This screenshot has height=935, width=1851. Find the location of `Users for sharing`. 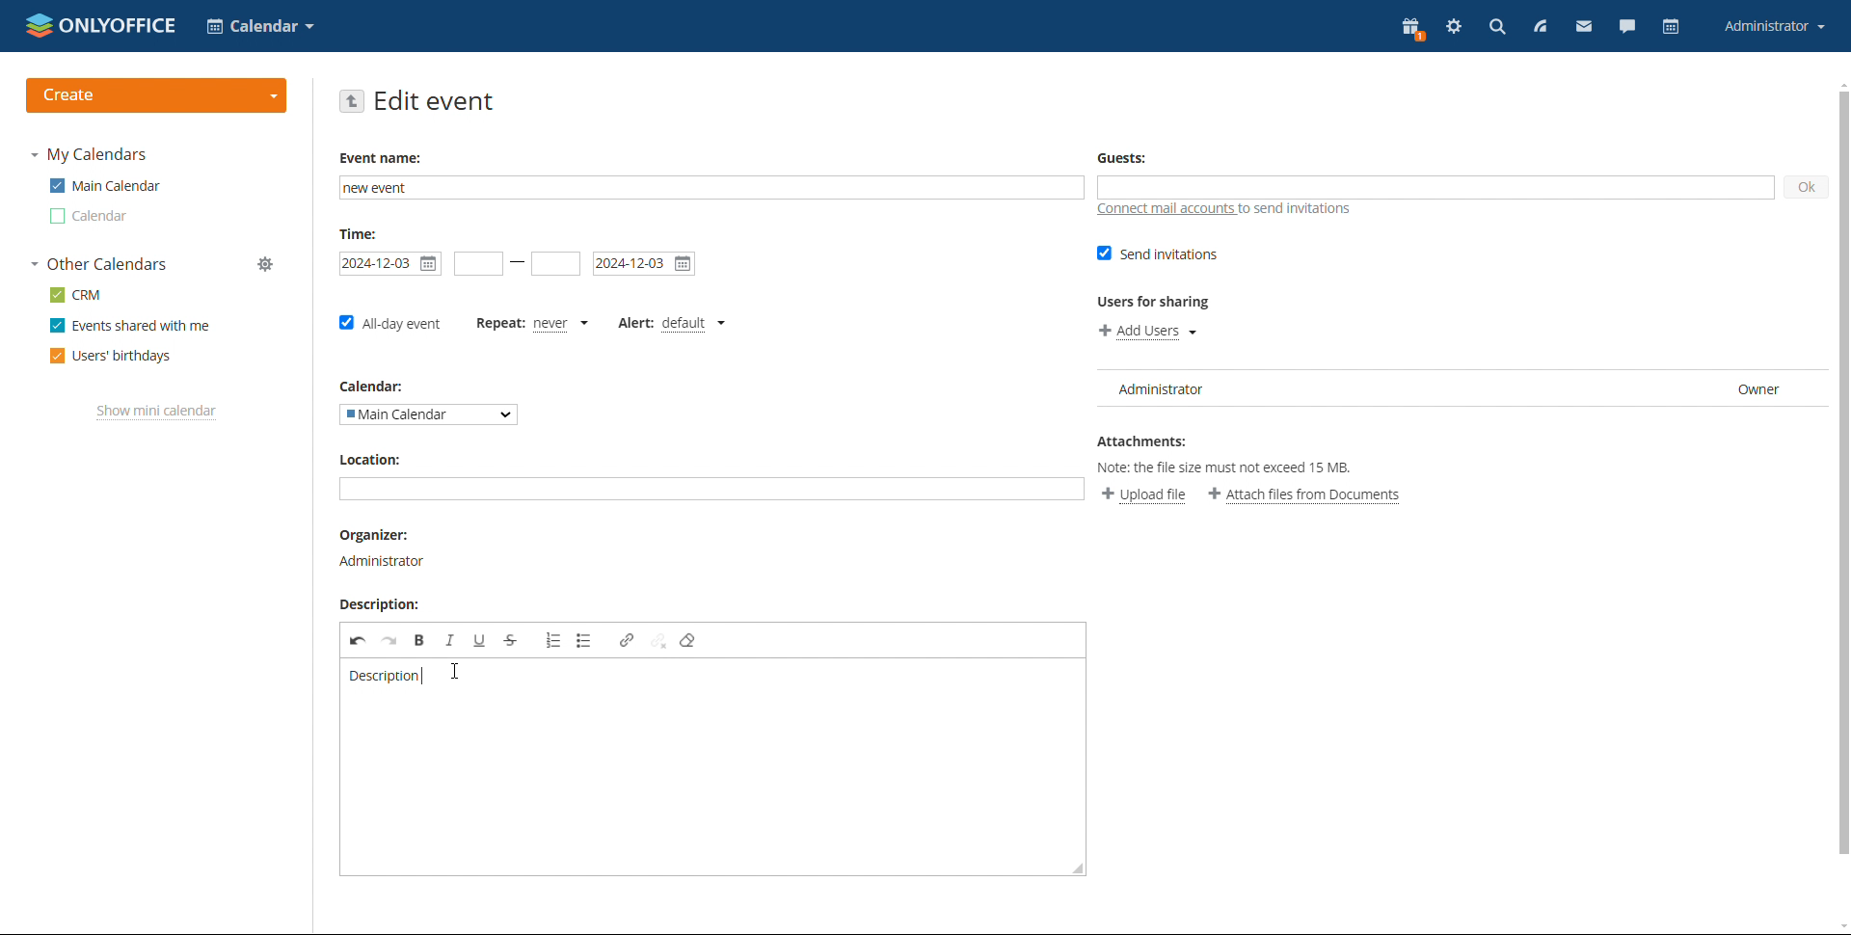

Users for sharing is located at coordinates (1160, 302).